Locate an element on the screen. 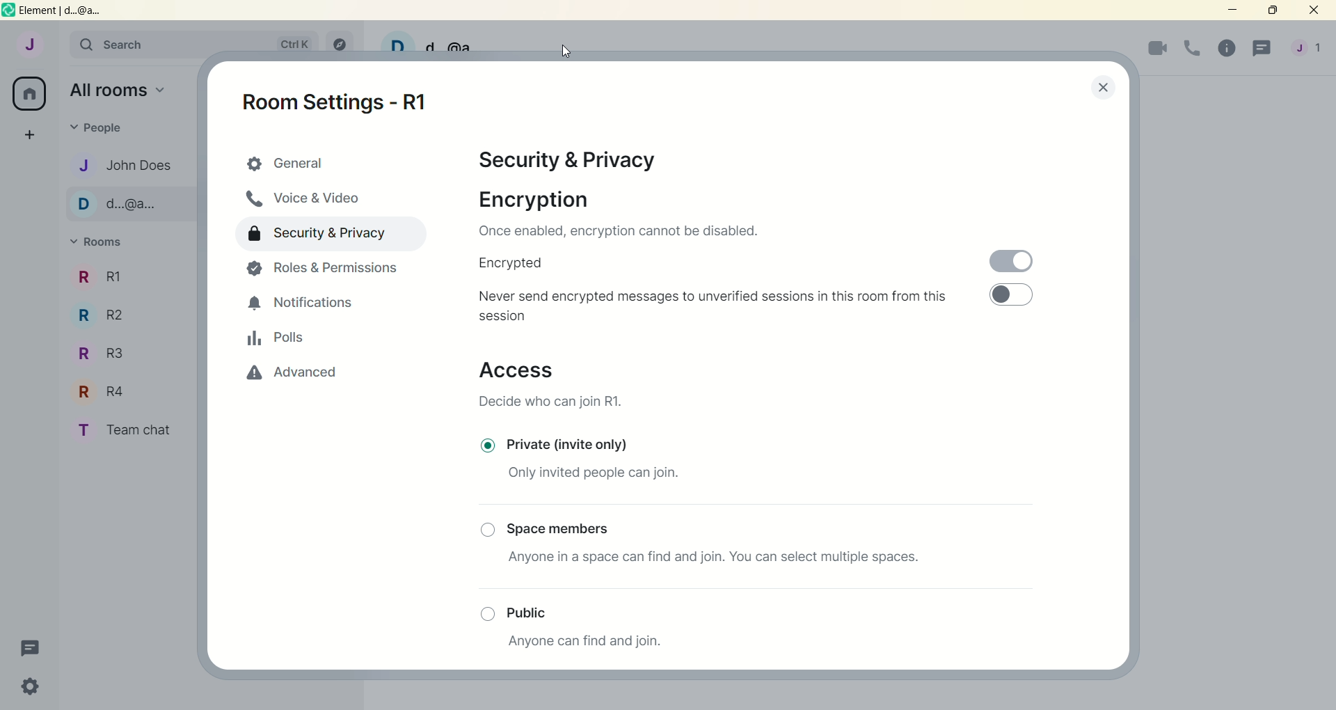 The image size is (1336, 710). Encrypted is located at coordinates (516, 262).